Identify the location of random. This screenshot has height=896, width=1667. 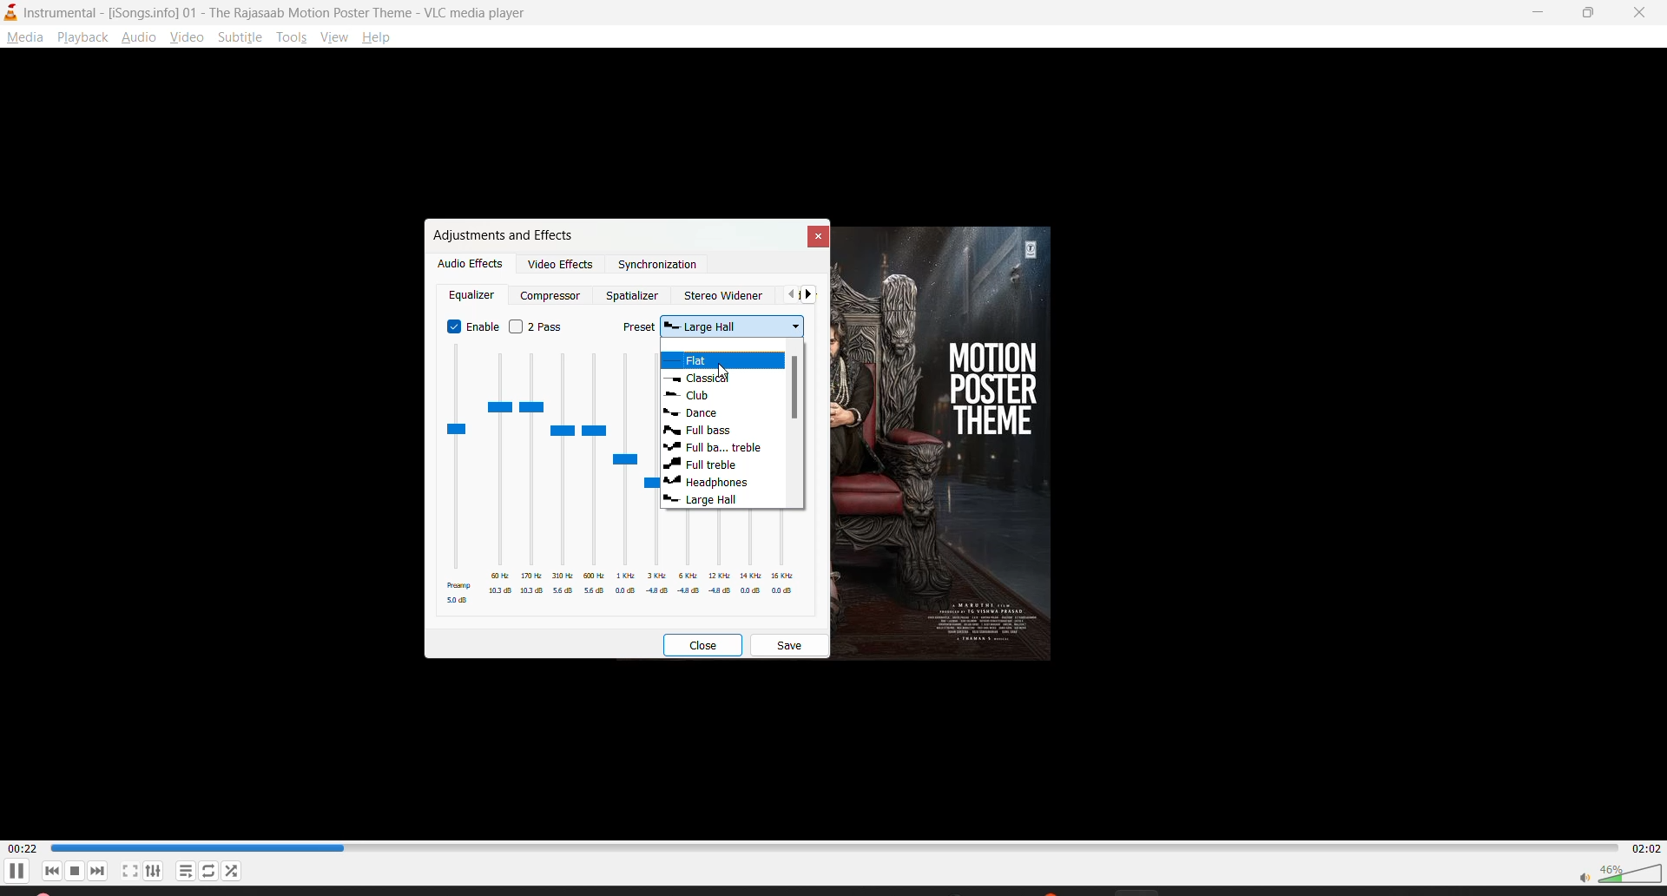
(232, 870).